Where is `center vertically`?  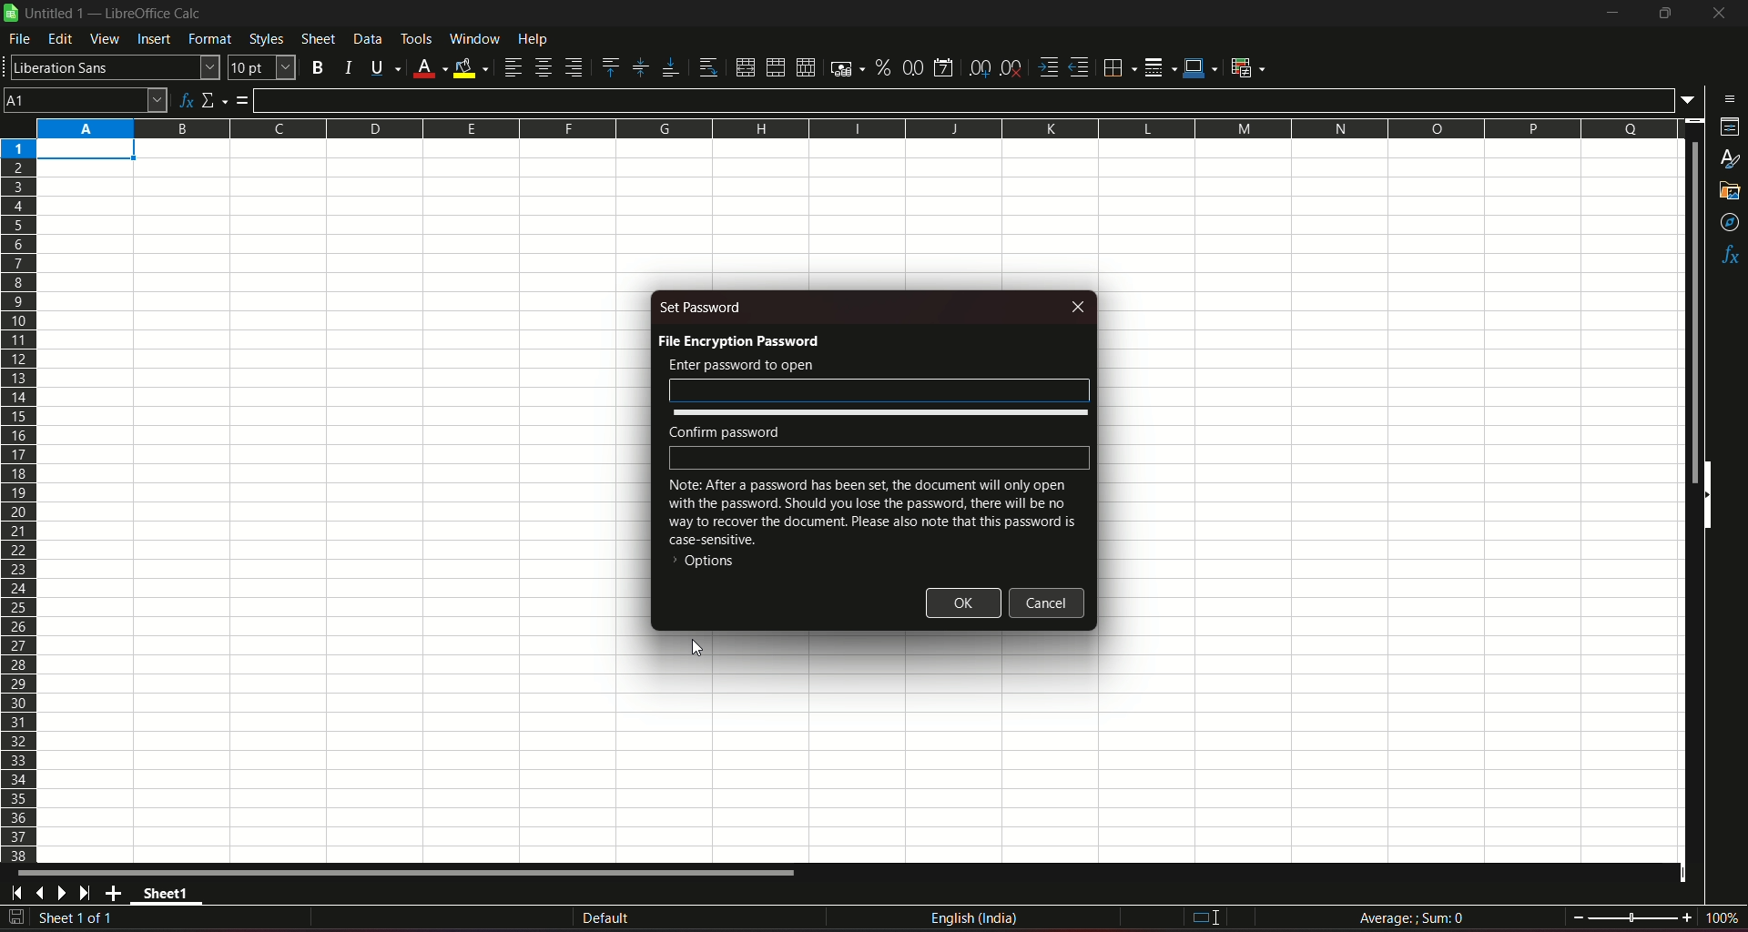
center vertically is located at coordinates (639, 67).